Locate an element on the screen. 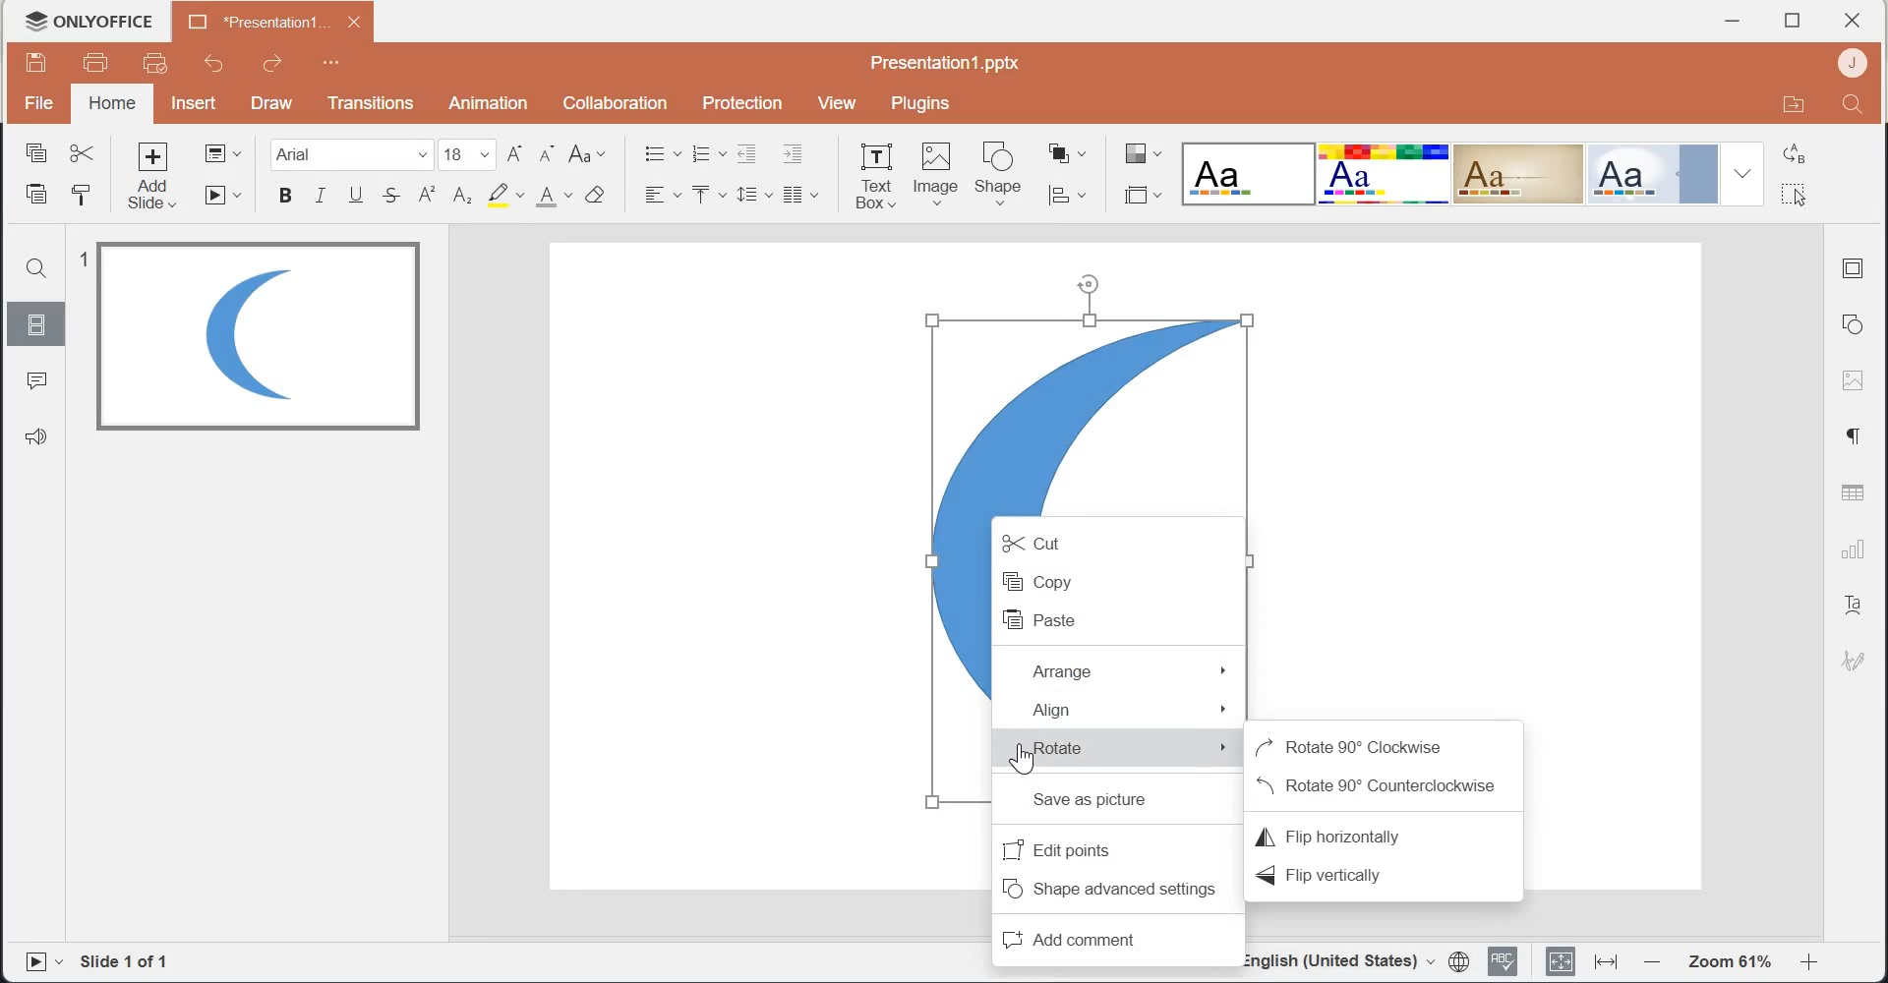 The image size is (1888, 983). Presentation1.pptx is located at coordinates (947, 62).